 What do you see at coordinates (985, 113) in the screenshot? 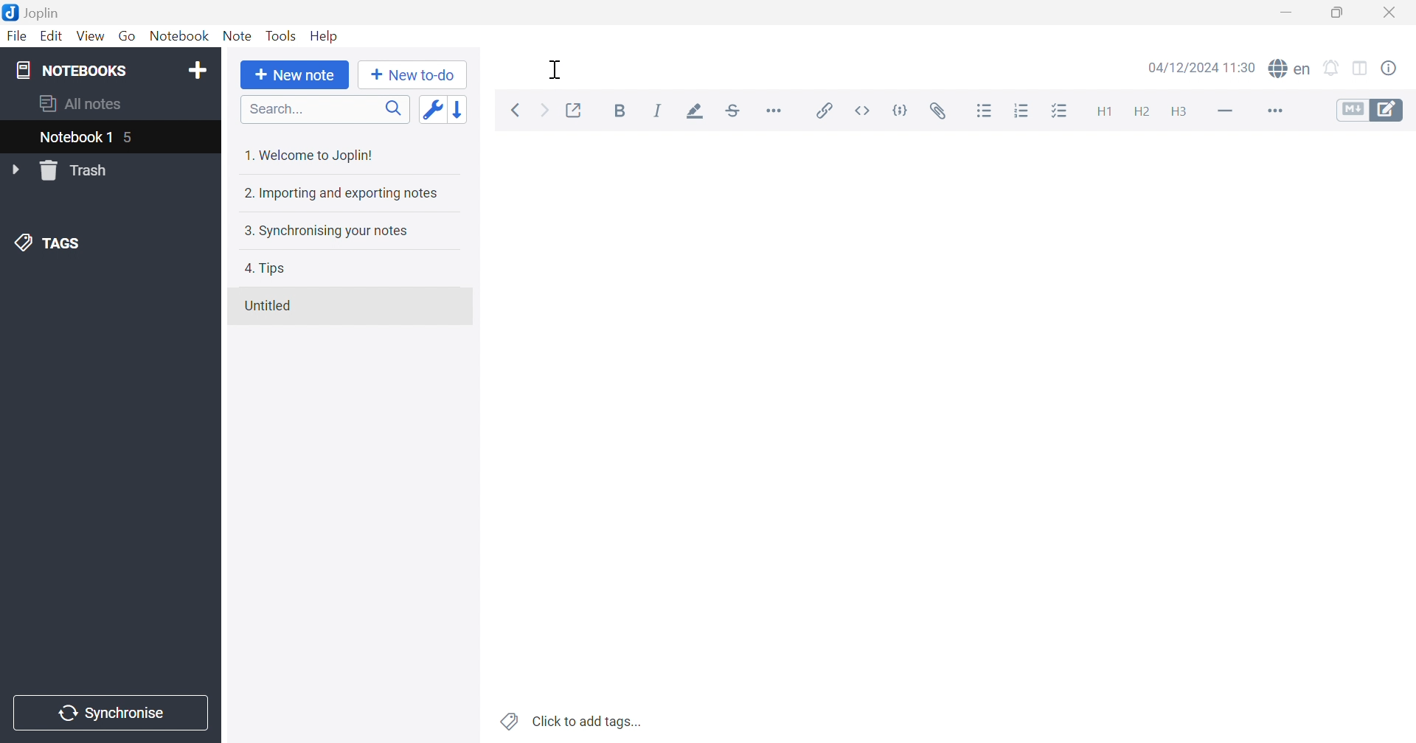
I see `Bulleted list` at bounding box center [985, 113].